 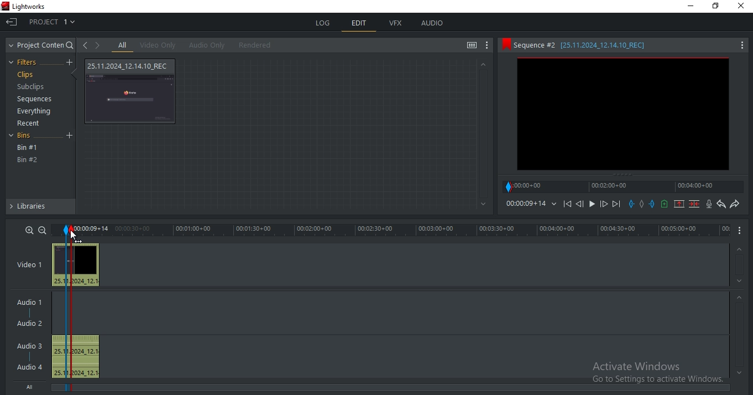 What do you see at coordinates (53, 20) in the screenshot?
I see `project 1` at bounding box center [53, 20].